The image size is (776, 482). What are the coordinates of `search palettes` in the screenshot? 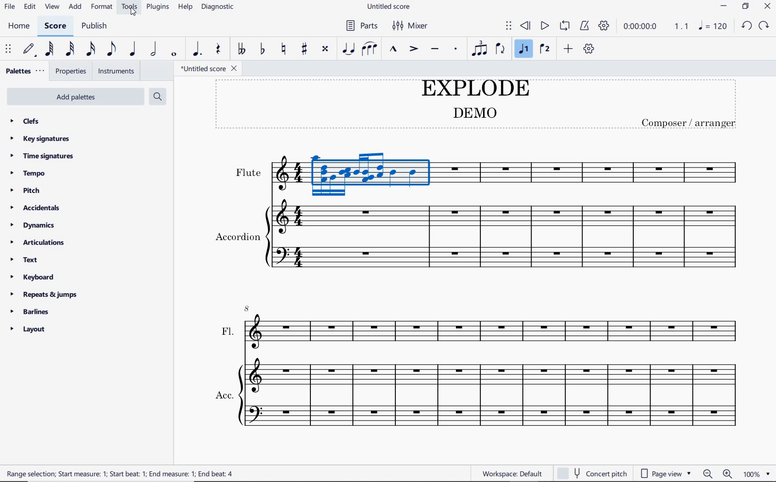 It's located at (158, 97).